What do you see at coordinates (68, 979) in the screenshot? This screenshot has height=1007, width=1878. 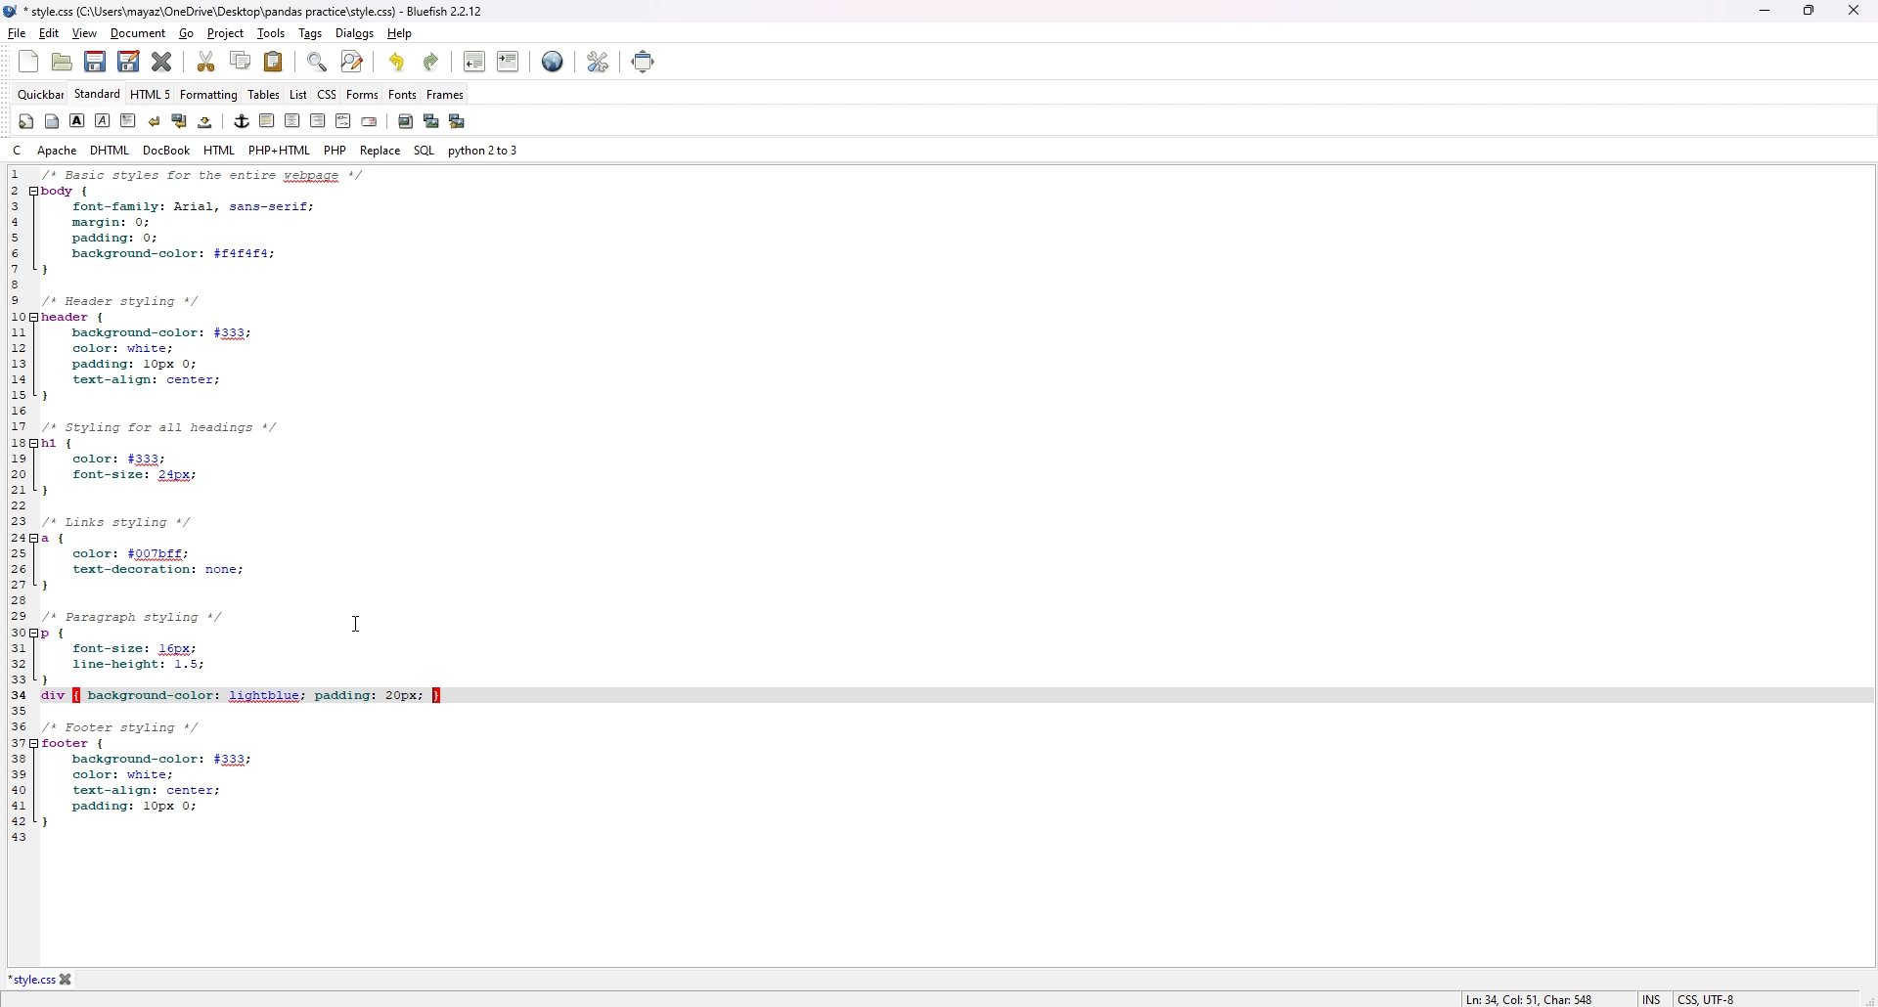 I see `close file` at bounding box center [68, 979].